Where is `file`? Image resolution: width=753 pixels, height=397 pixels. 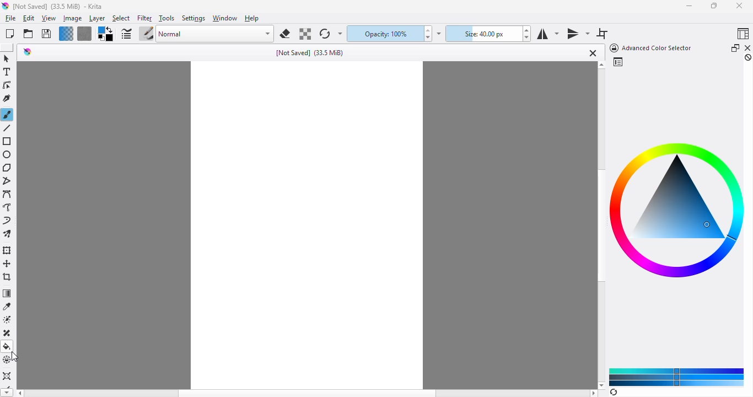
file is located at coordinates (10, 18).